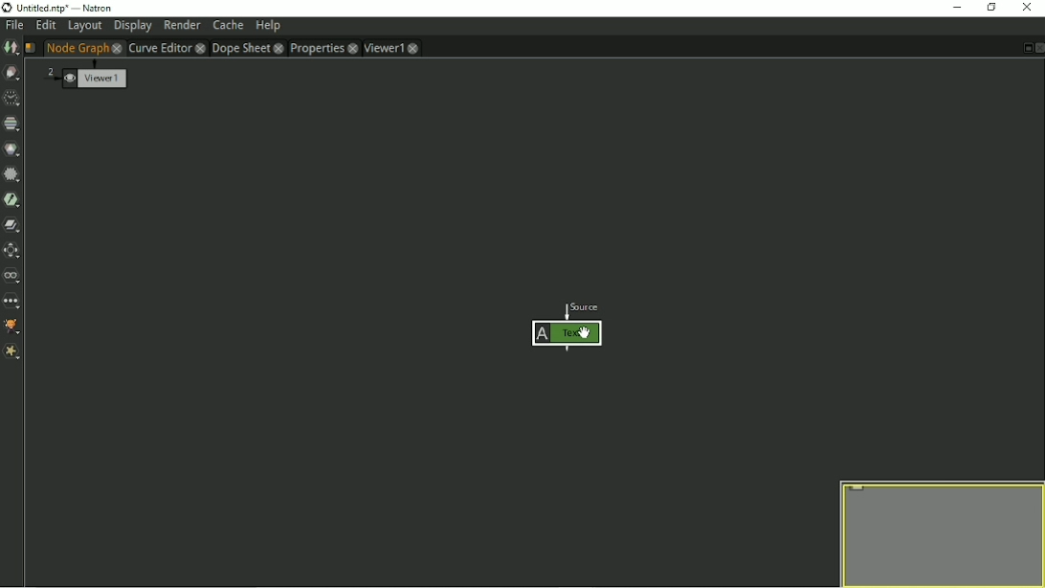 This screenshot has height=588, width=1045. What do you see at coordinates (937, 532) in the screenshot?
I see `Preview` at bounding box center [937, 532].